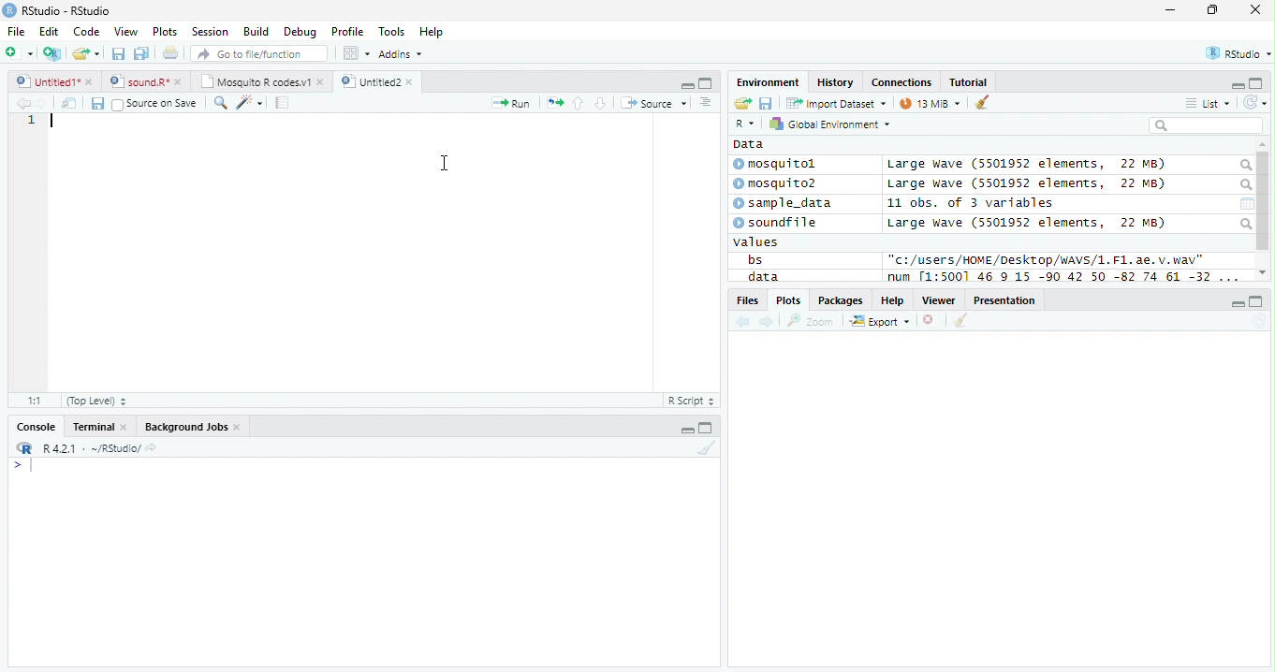 Image resolution: width=1275 pixels, height=672 pixels. Describe the element at coordinates (969, 83) in the screenshot. I see `Tutorial` at that location.